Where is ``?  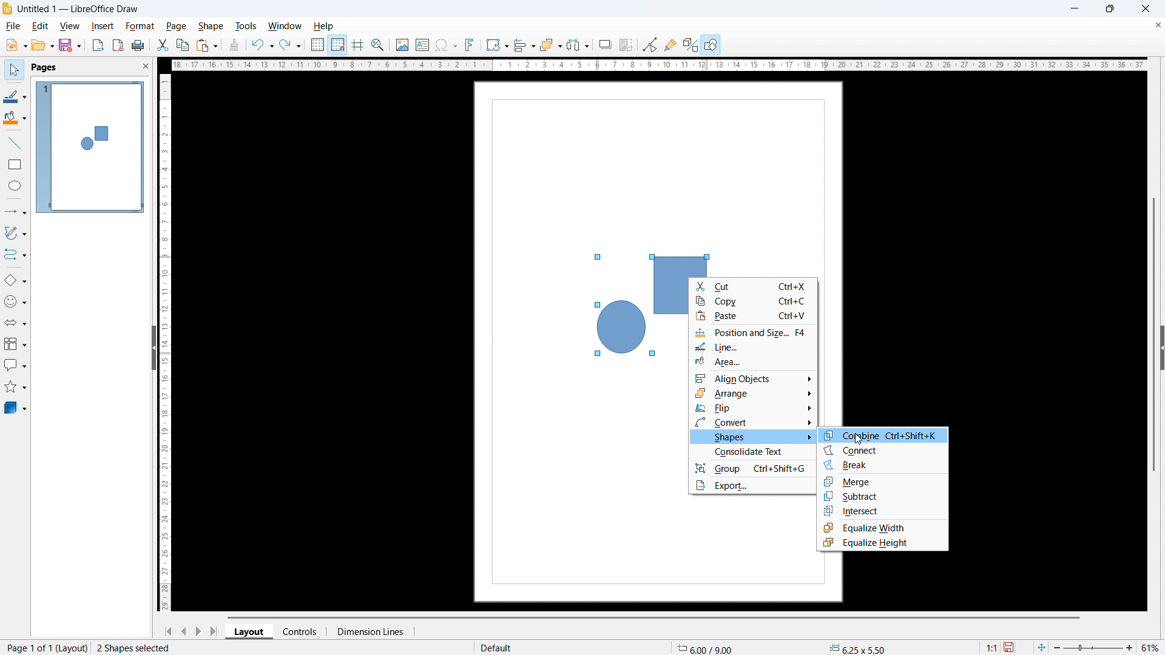  is located at coordinates (651, 45).